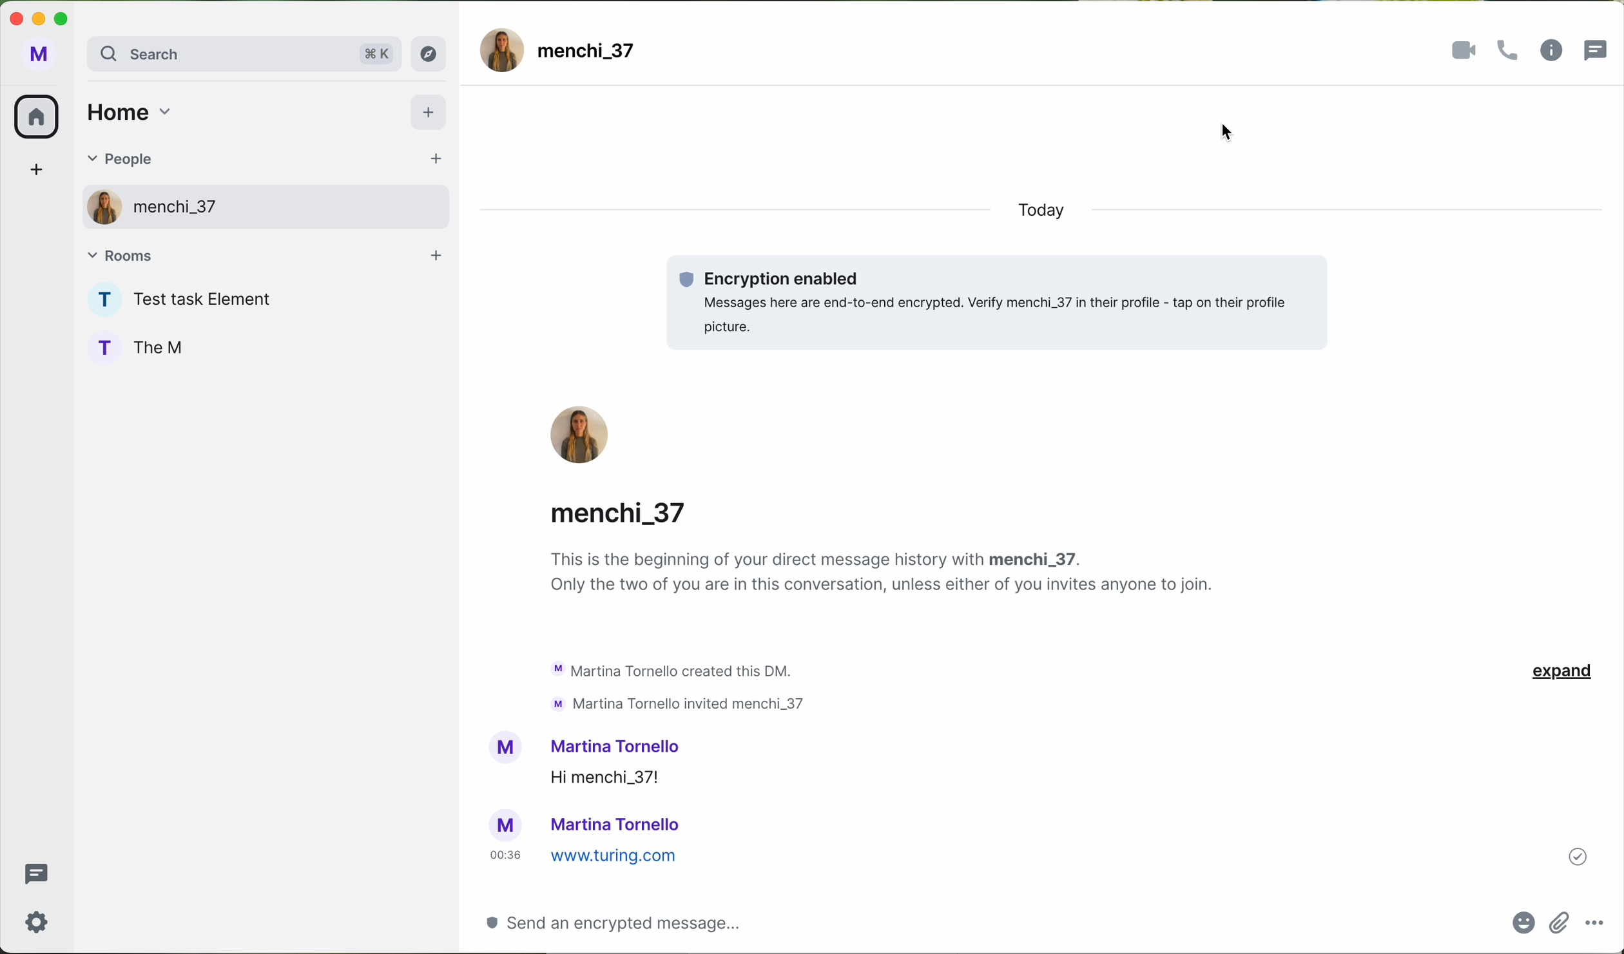  What do you see at coordinates (502, 744) in the screenshot?
I see `profile picture` at bounding box center [502, 744].